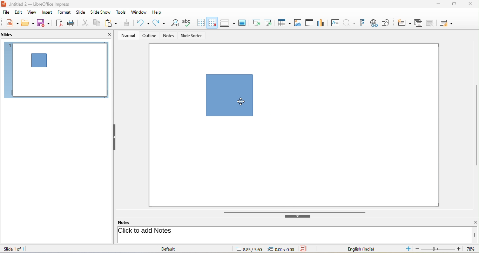 Image resolution: width=479 pixels, height=253 pixels. What do you see at coordinates (139, 13) in the screenshot?
I see `window` at bounding box center [139, 13].